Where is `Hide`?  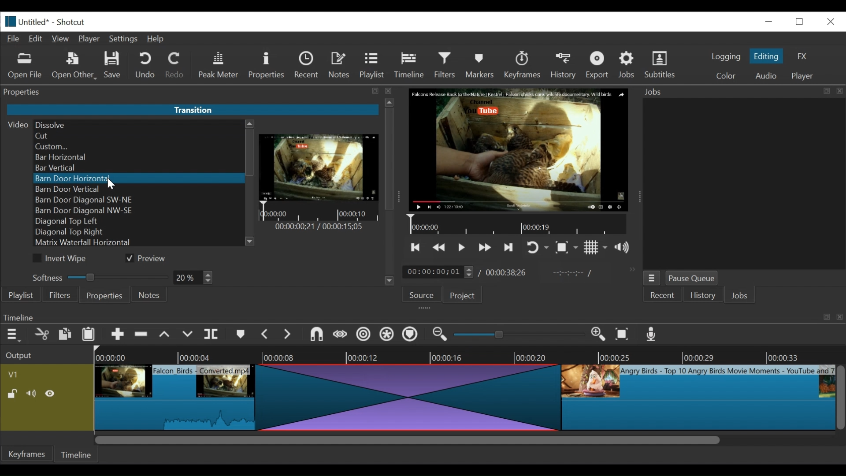 Hide is located at coordinates (52, 394).